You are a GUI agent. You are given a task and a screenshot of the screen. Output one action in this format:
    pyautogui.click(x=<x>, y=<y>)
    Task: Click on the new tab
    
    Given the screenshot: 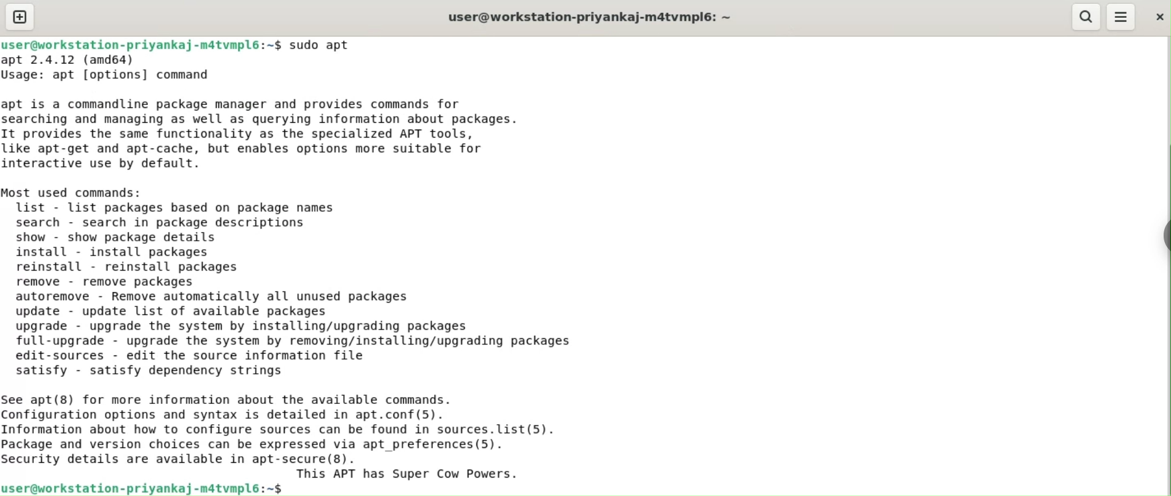 What is the action you would take?
    pyautogui.click(x=21, y=16)
    